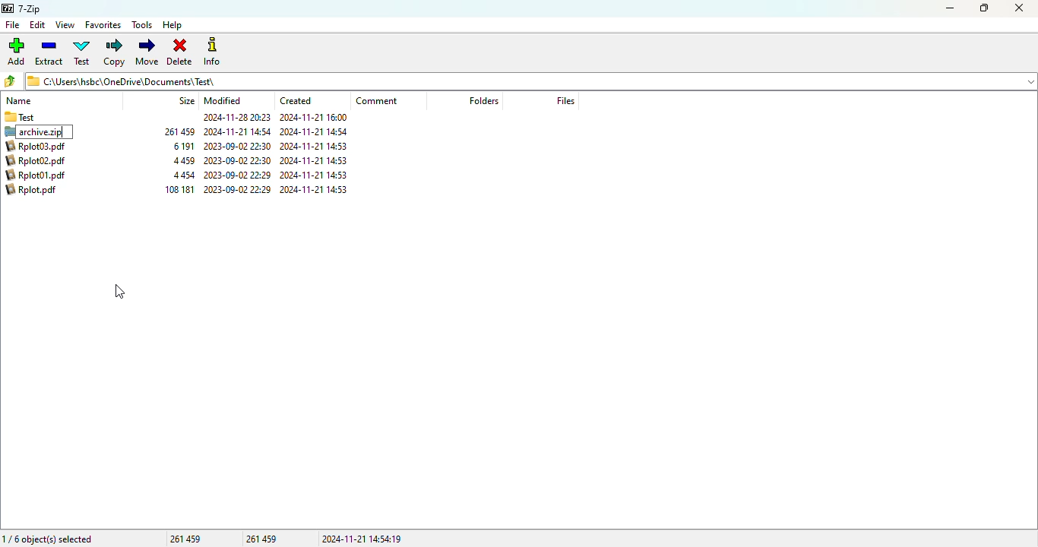 The image size is (1038, 547). Describe the element at coordinates (483, 100) in the screenshot. I see `folders` at that location.